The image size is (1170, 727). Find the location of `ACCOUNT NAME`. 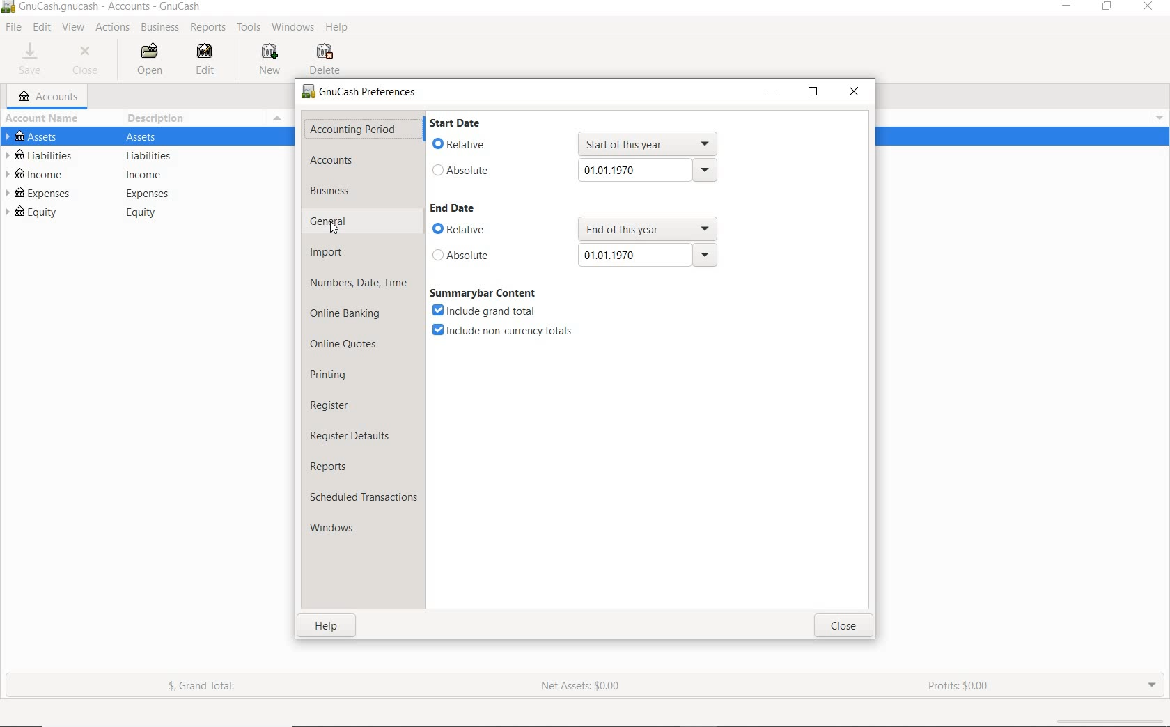

ACCOUNT NAME is located at coordinates (42, 119).